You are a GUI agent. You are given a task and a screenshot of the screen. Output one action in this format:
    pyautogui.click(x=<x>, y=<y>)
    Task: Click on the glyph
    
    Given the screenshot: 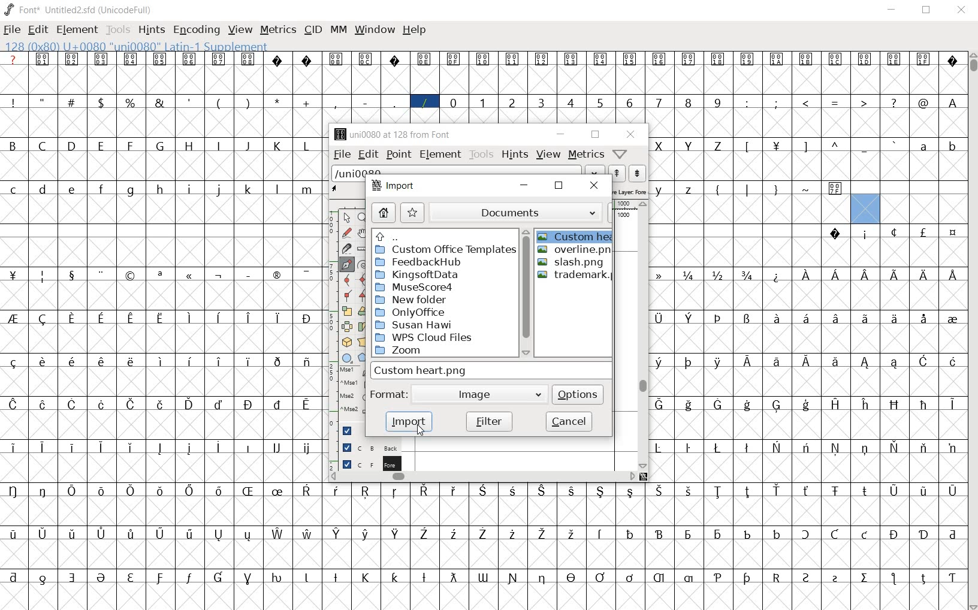 What is the action you would take?
    pyautogui.click(x=894, y=232)
    